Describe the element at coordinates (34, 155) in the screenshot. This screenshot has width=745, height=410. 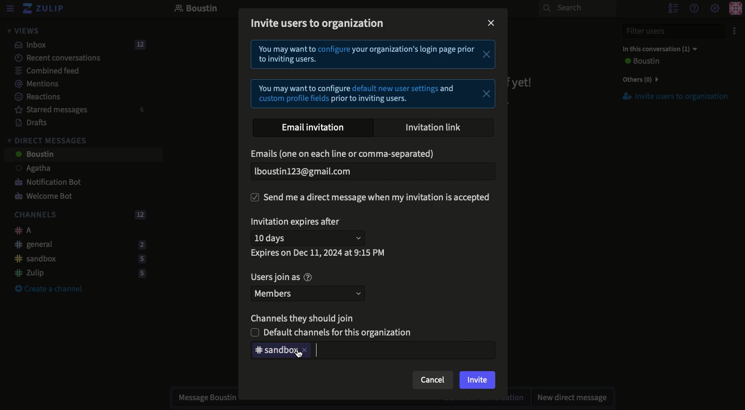
I see `User 2` at that location.